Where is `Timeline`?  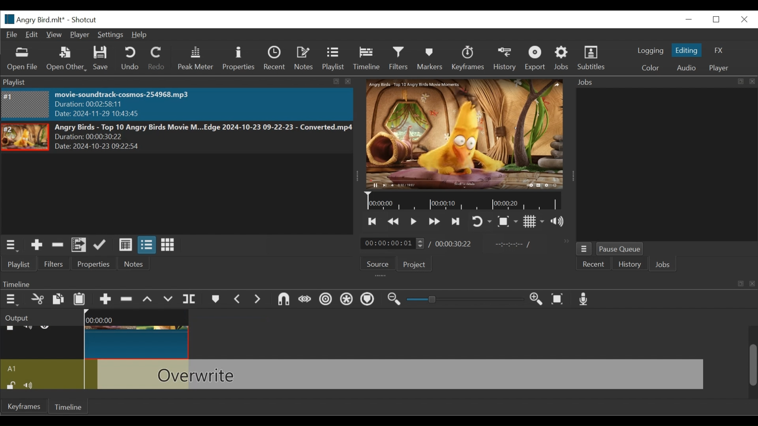
Timeline is located at coordinates (366, 58).